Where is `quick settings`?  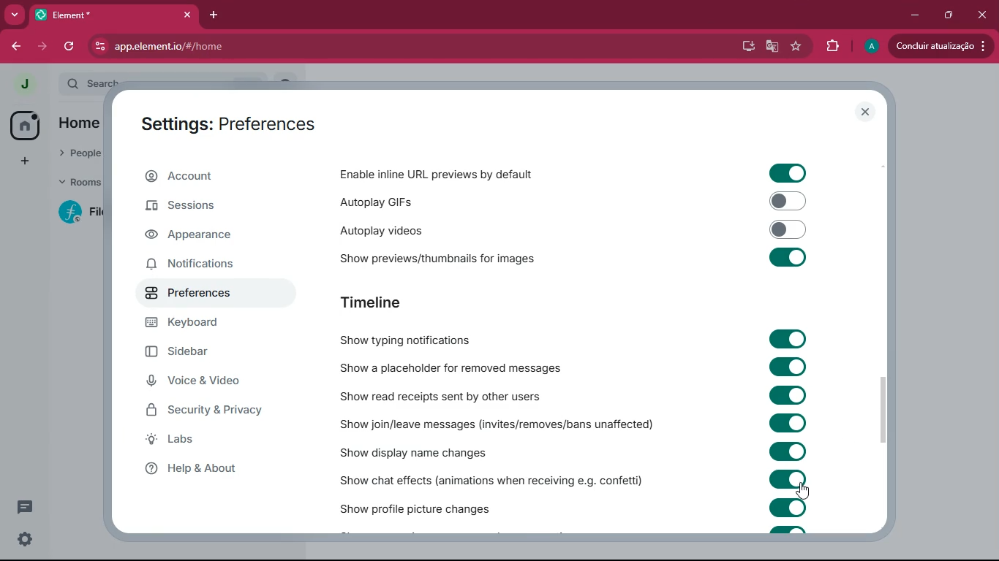 quick settings is located at coordinates (25, 538).